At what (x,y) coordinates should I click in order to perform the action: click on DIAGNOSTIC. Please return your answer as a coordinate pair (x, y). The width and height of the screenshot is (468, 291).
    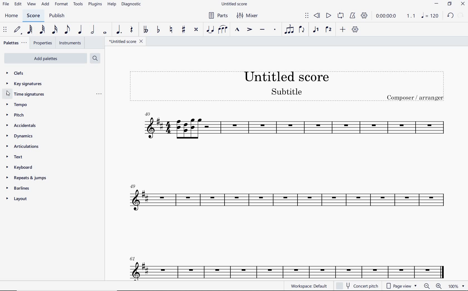
    Looking at the image, I should click on (131, 4).